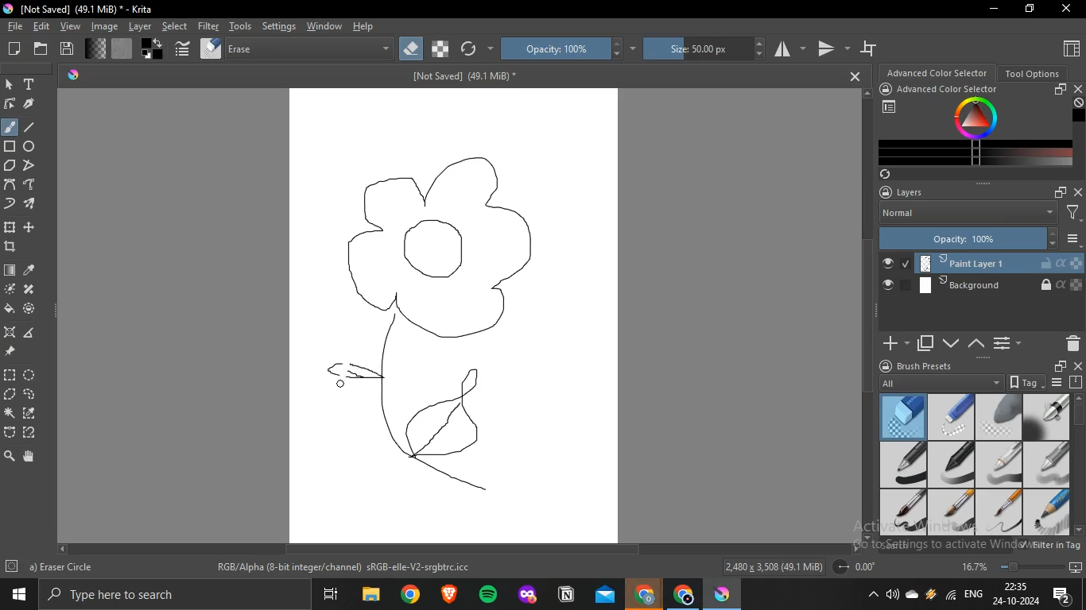  What do you see at coordinates (1079, 396) in the screenshot?
I see `Up` at bounding box center [1079, 396].